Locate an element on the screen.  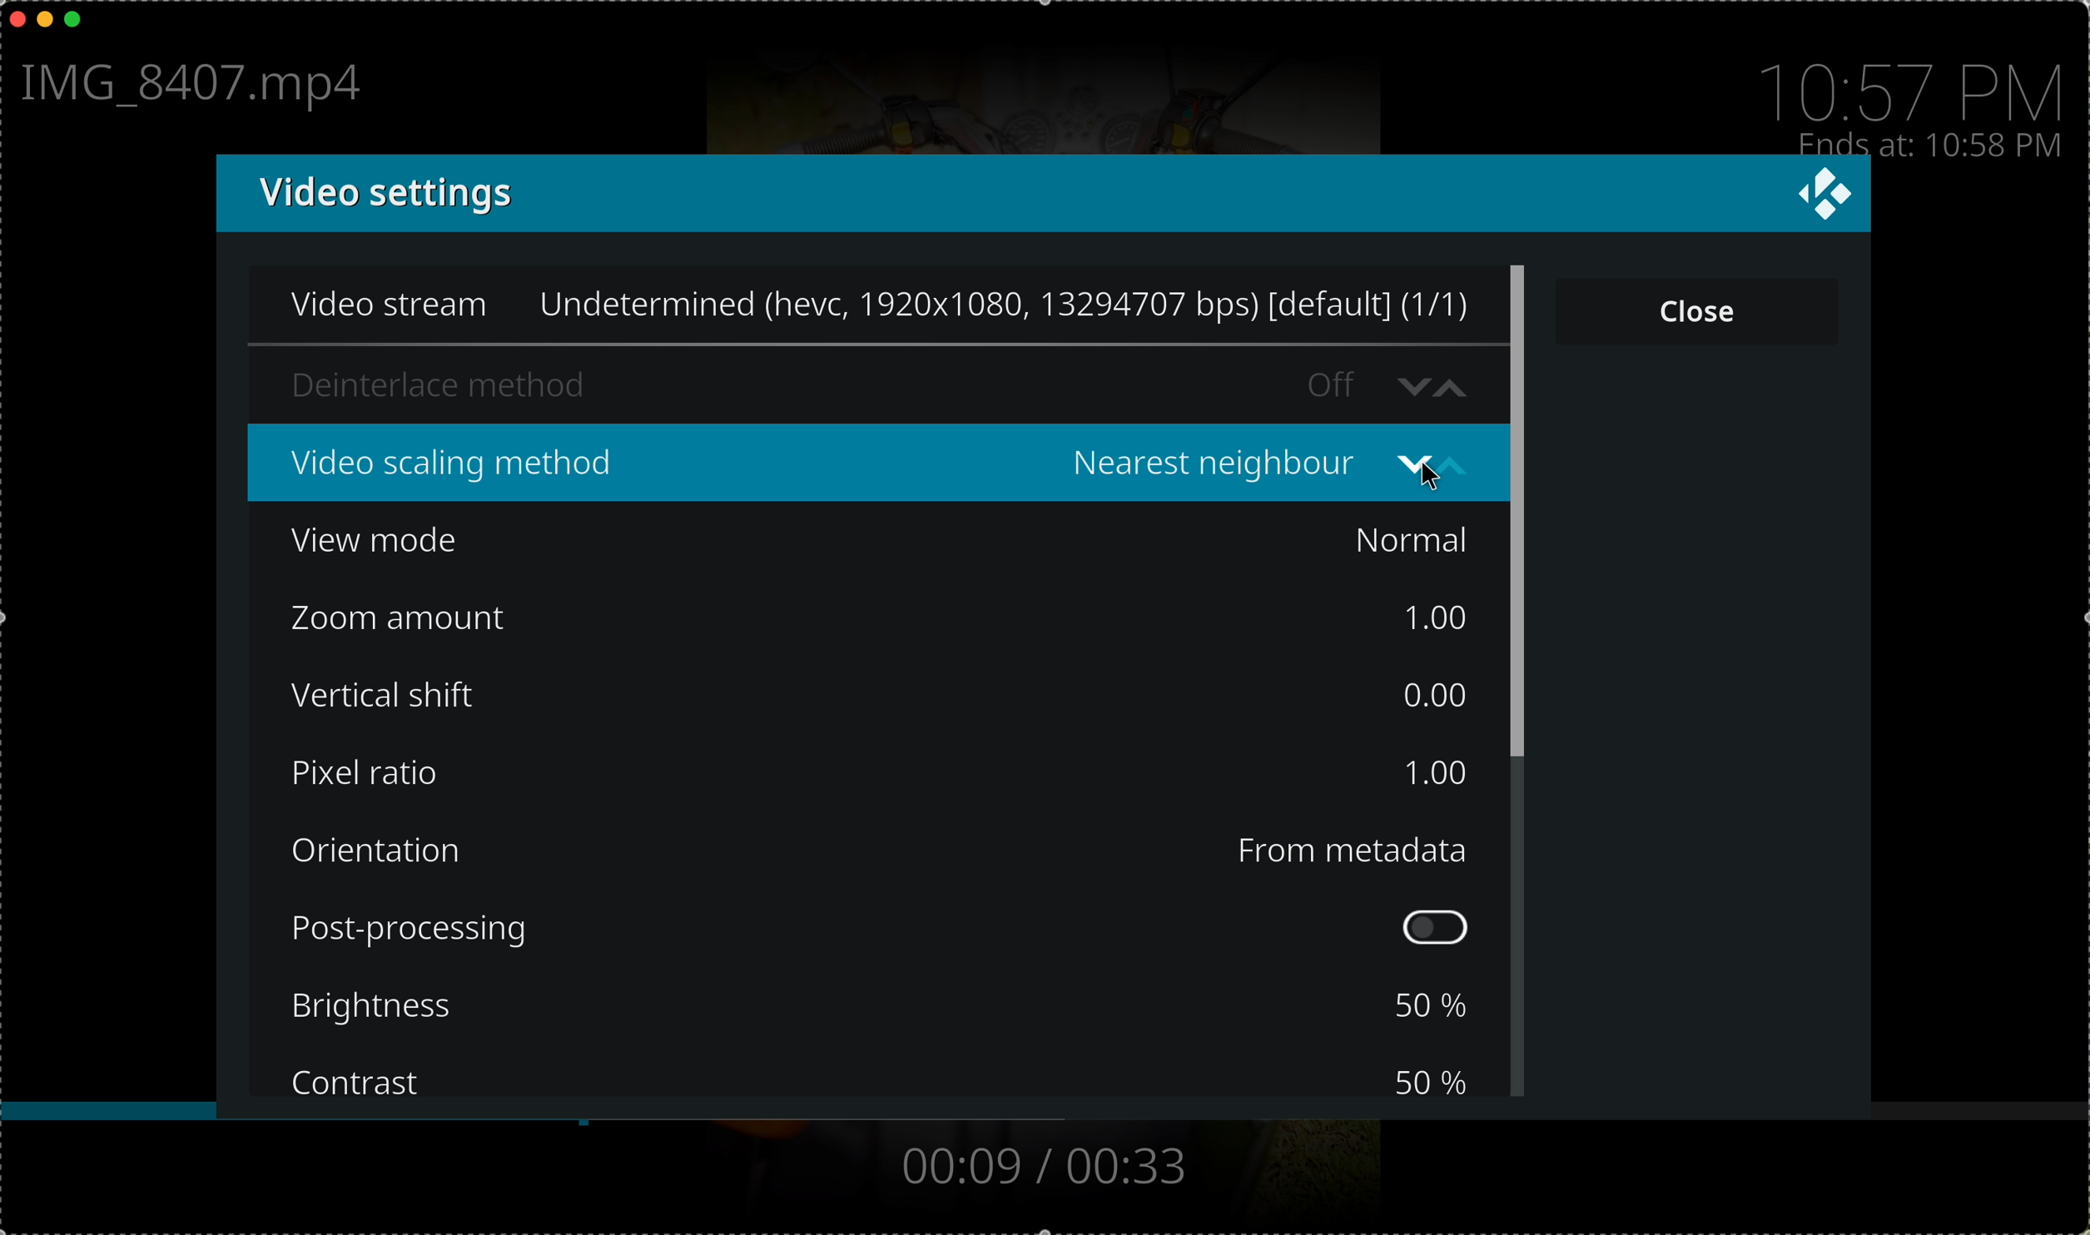
maximize  is located at coordinates (81, 21).